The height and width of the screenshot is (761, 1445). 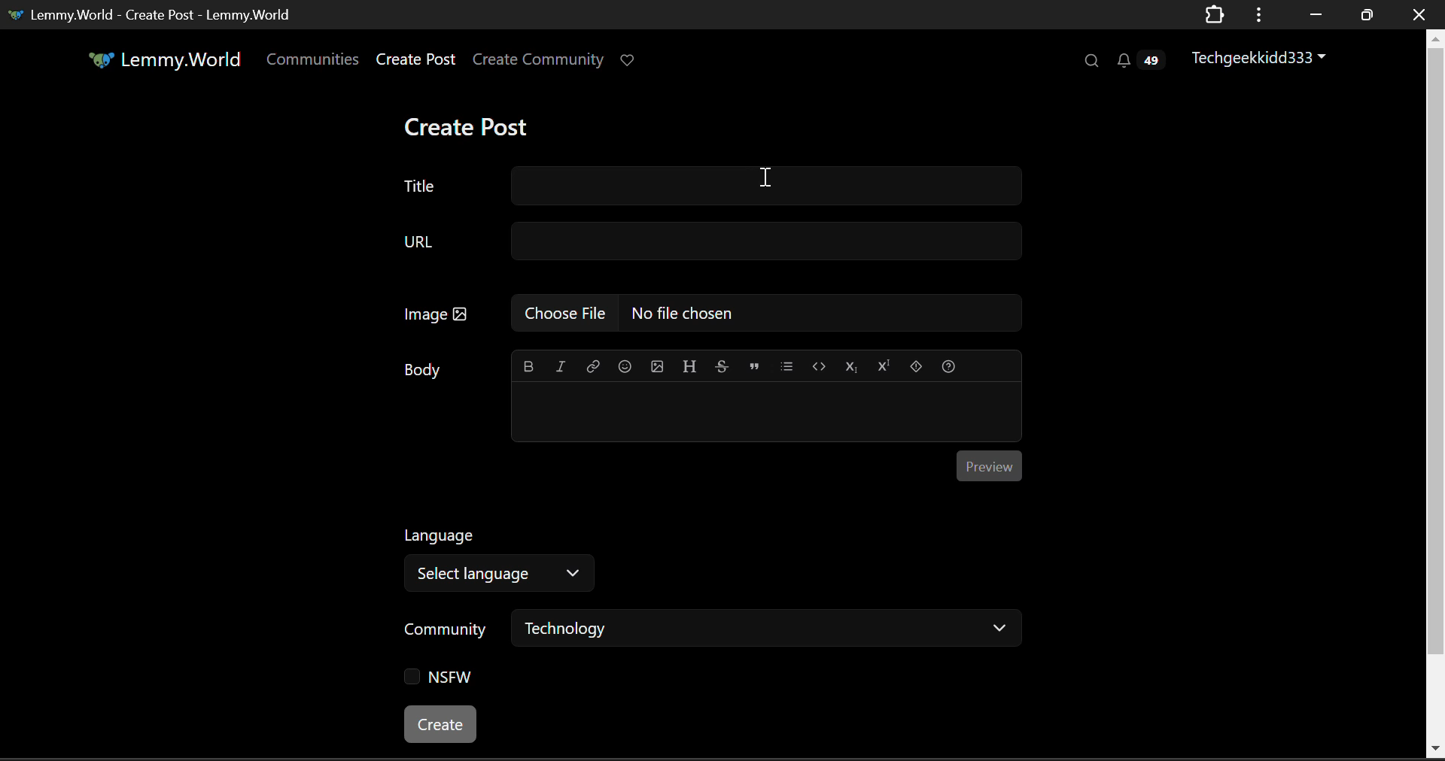 What do you see at coordinates (1090, 60) in the screenshot?
I see `Search` at bounding box center [1090, 60].